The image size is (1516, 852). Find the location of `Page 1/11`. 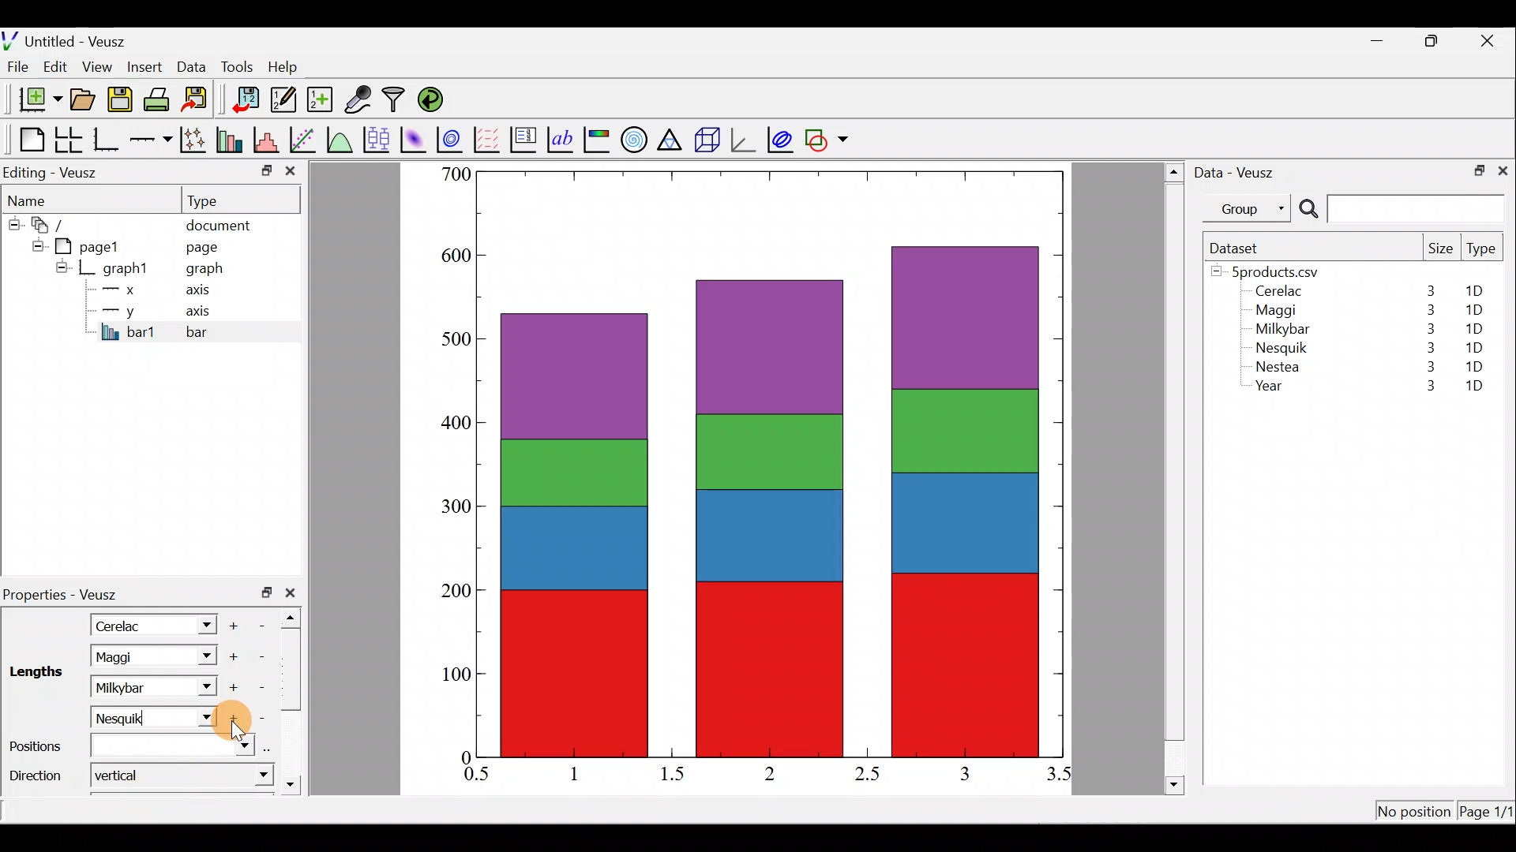

Page 1/11 is located at coordinates (1488, 814).